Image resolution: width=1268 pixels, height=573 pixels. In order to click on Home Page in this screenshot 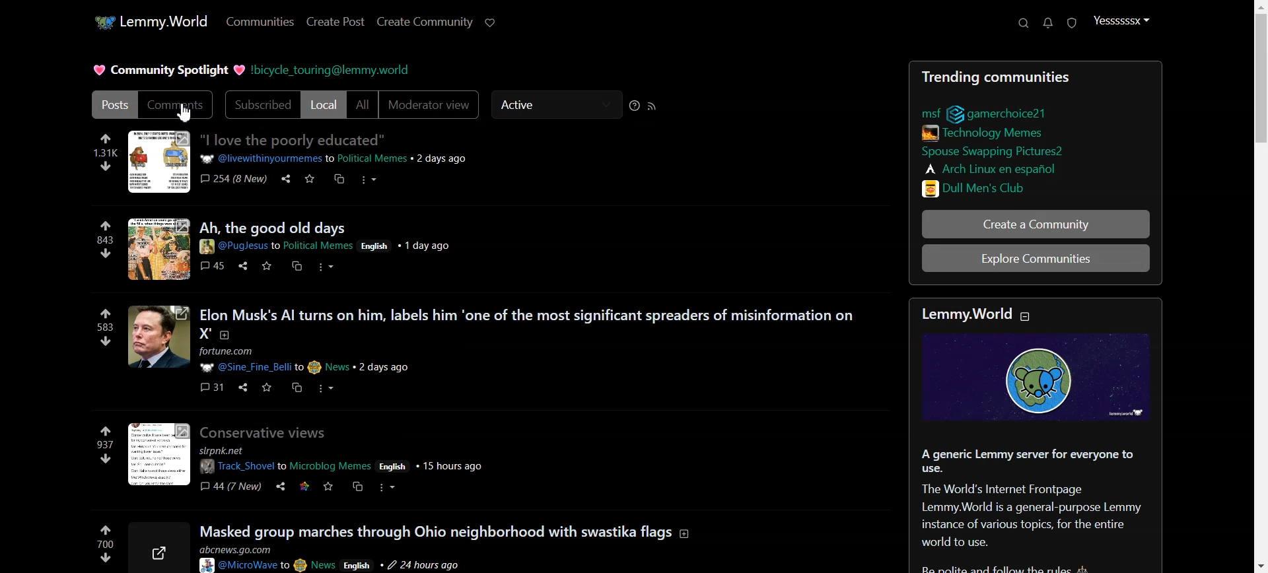, I will do `click(147, 21)`.